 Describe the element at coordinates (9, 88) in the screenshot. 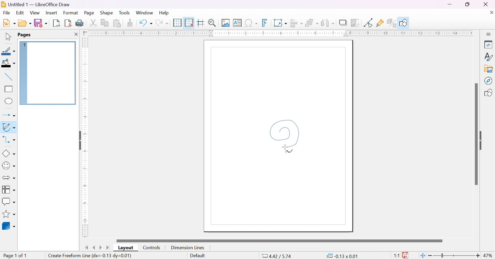

I see `rectangle` at that location.